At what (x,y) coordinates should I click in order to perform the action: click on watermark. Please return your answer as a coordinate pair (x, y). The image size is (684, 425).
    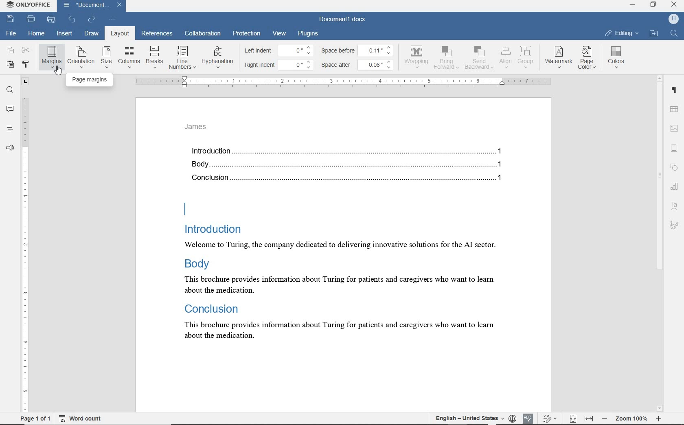
    Looking at the image, I should click on (559, 58).